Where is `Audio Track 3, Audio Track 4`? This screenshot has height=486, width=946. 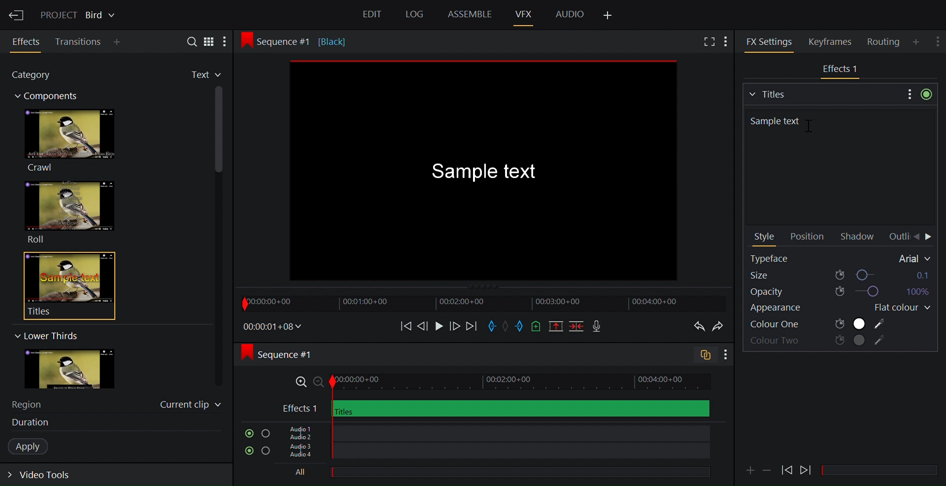 Audio Track 3, Audio Track 4 is located at coordinates (494, 453).